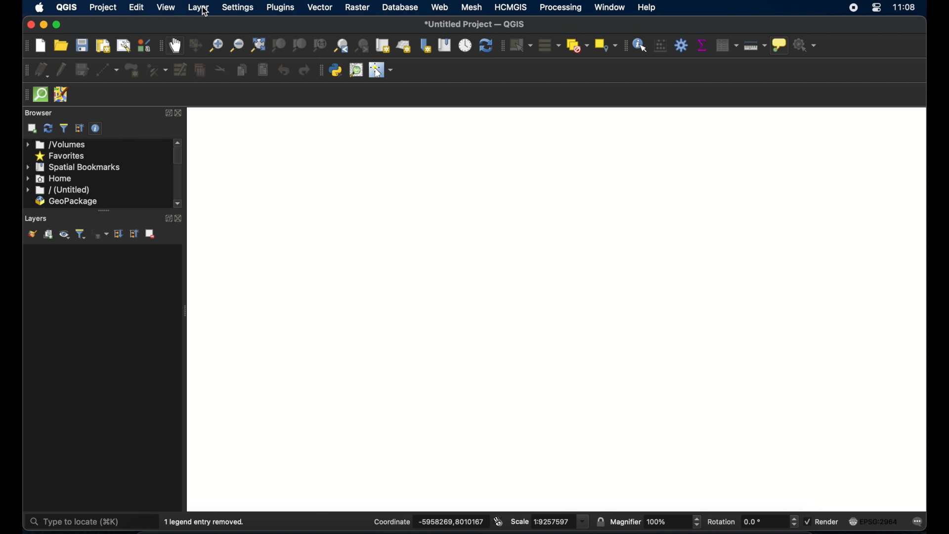  What do you see at coordinates (855, 9) in the screenshot?
I see `screen recorder` at bounding box center [855, 9].